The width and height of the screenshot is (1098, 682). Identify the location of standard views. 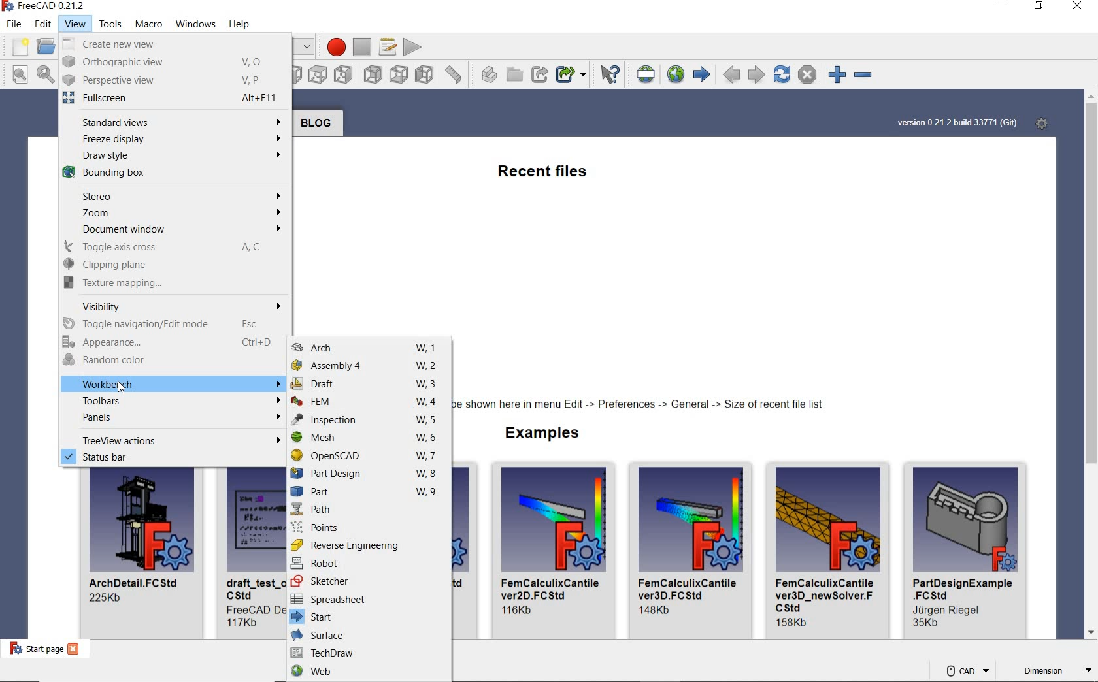
(175, 120).